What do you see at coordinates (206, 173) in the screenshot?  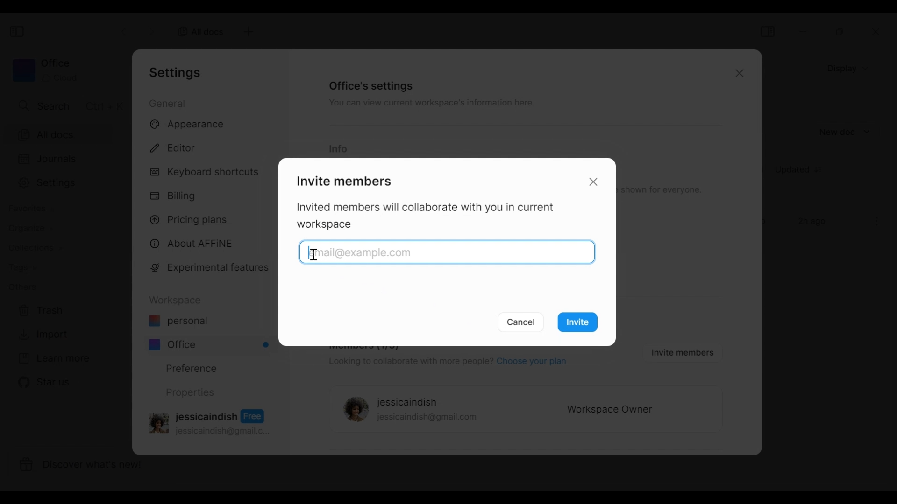 I see `Keyboard shortcuts` at bounding box center [206, 173].